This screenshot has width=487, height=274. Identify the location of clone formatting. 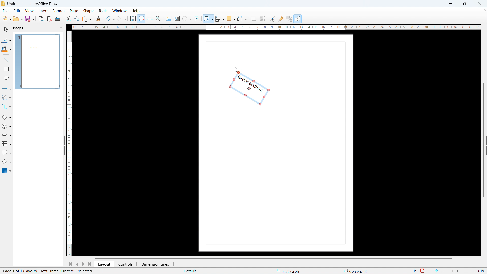
(98, 19).